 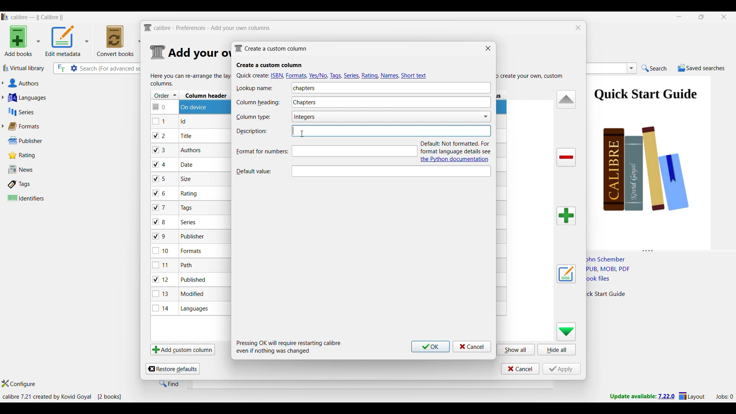 I want to click on Move row down, so click(x=567, y=332).